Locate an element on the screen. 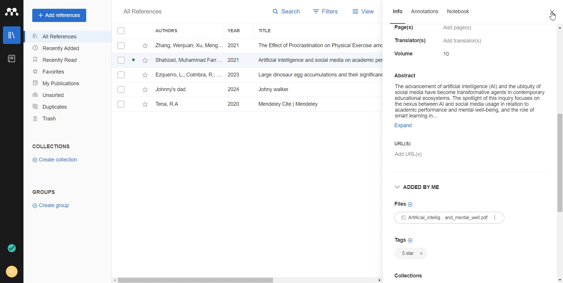  File is located at coordinates (248, 75).